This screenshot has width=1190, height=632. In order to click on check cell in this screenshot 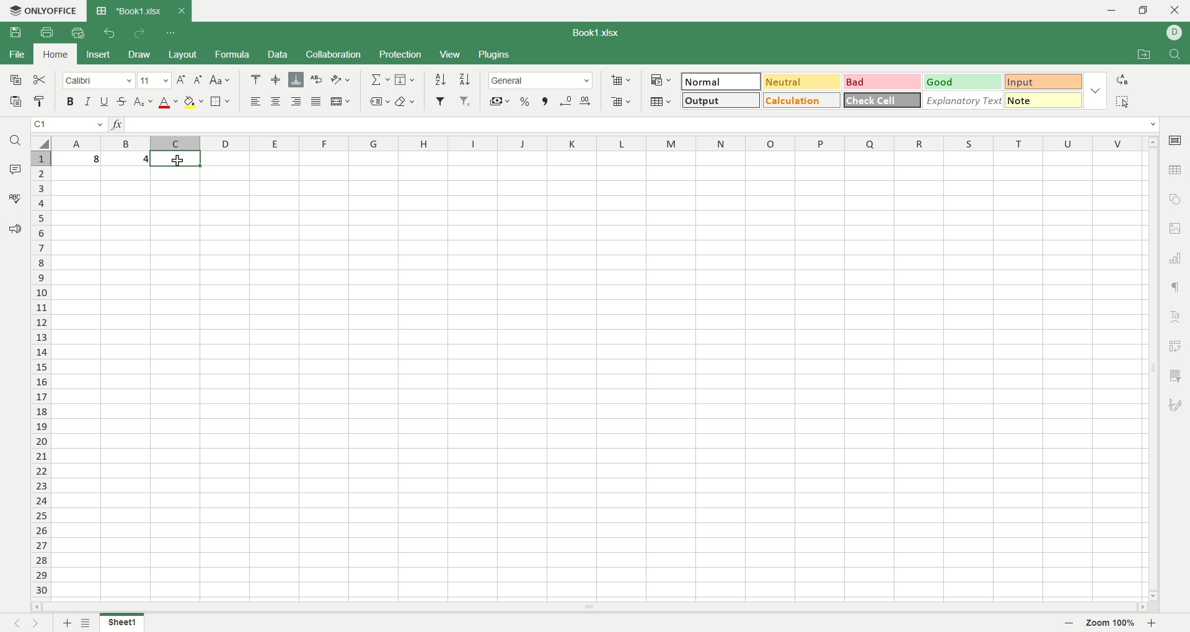, I will do `click(883, 100)`.